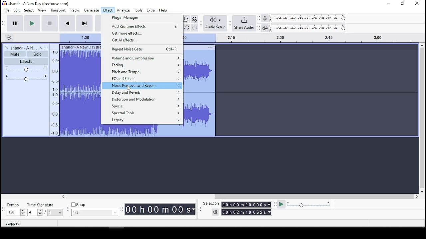 This screenshot has width=426, height=239. What do you see at coordinates (26, 61) in the screenshot?
I see `effects` at bounding box center [26, 61].